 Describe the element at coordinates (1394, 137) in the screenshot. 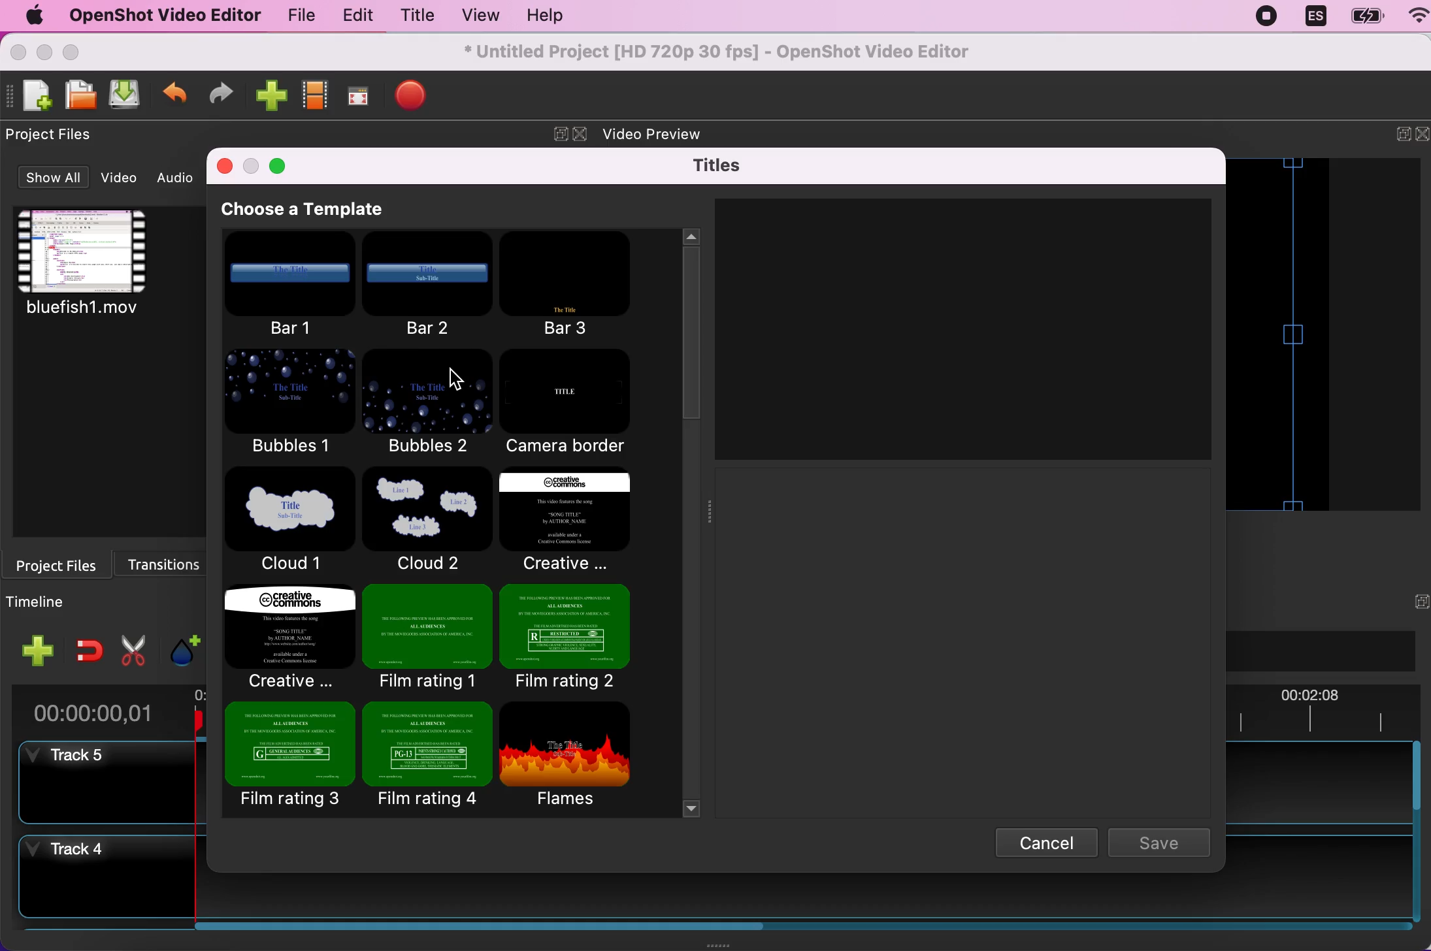

I see `expand/hide` at that location.